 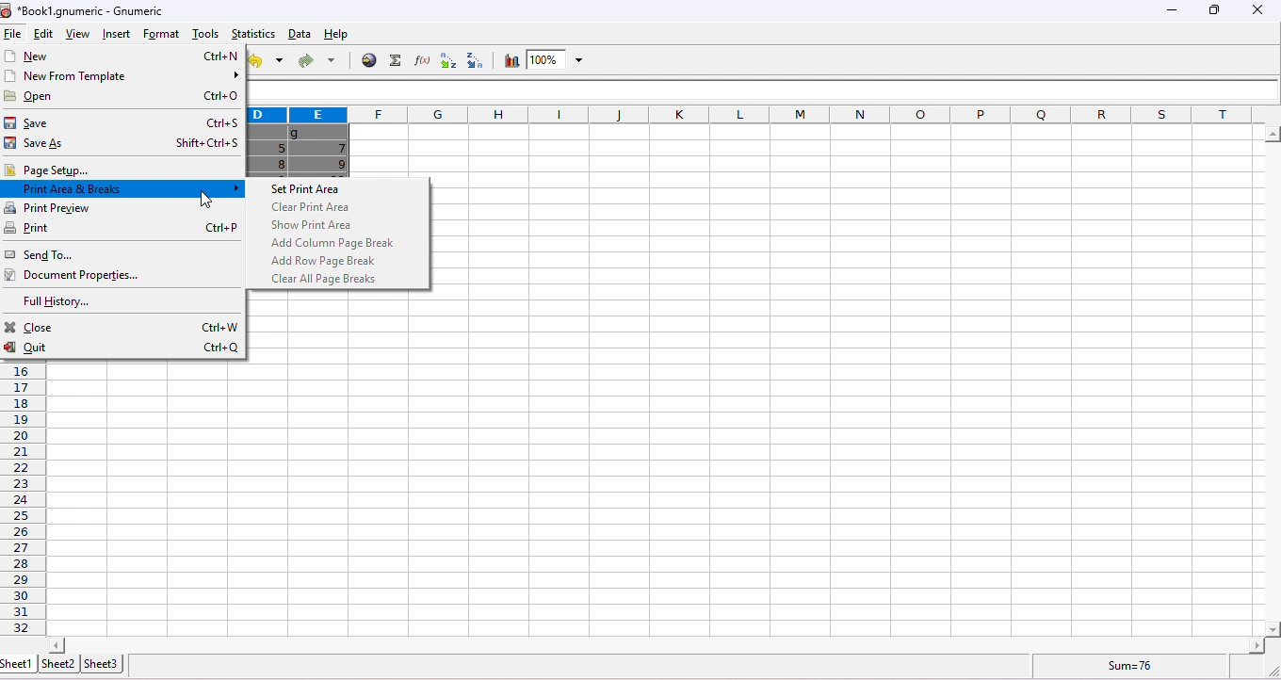 I want to click on row numbers, so click(x=24, y=501).